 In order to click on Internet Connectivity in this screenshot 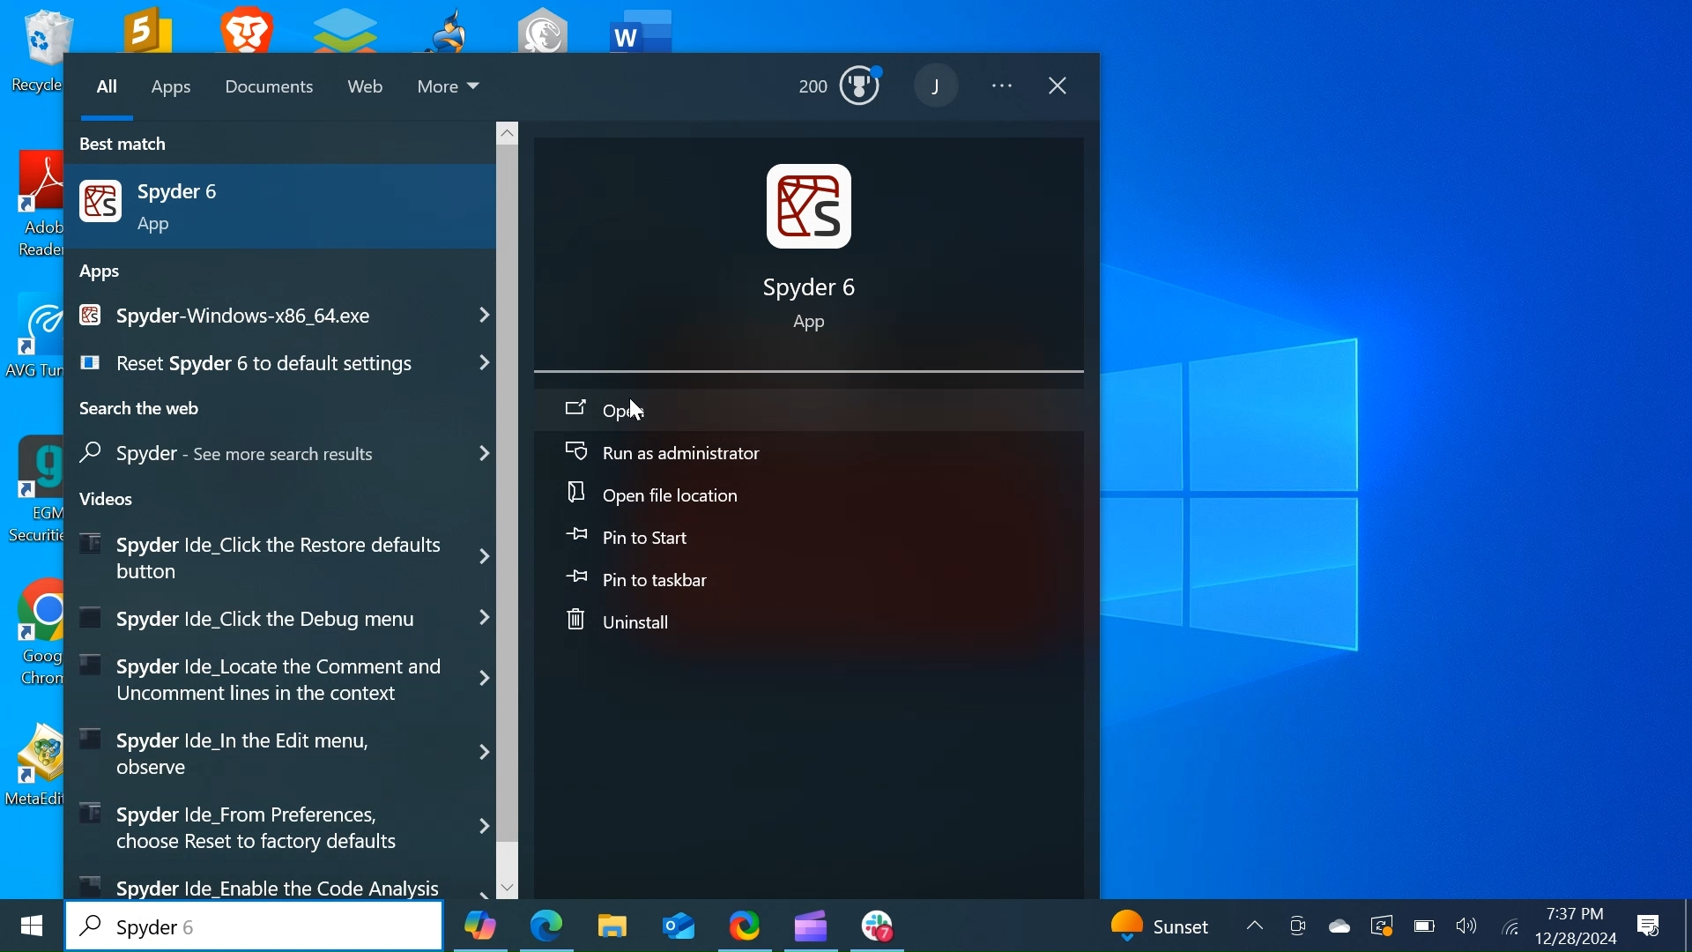, I will do `click(1508, 927)`.